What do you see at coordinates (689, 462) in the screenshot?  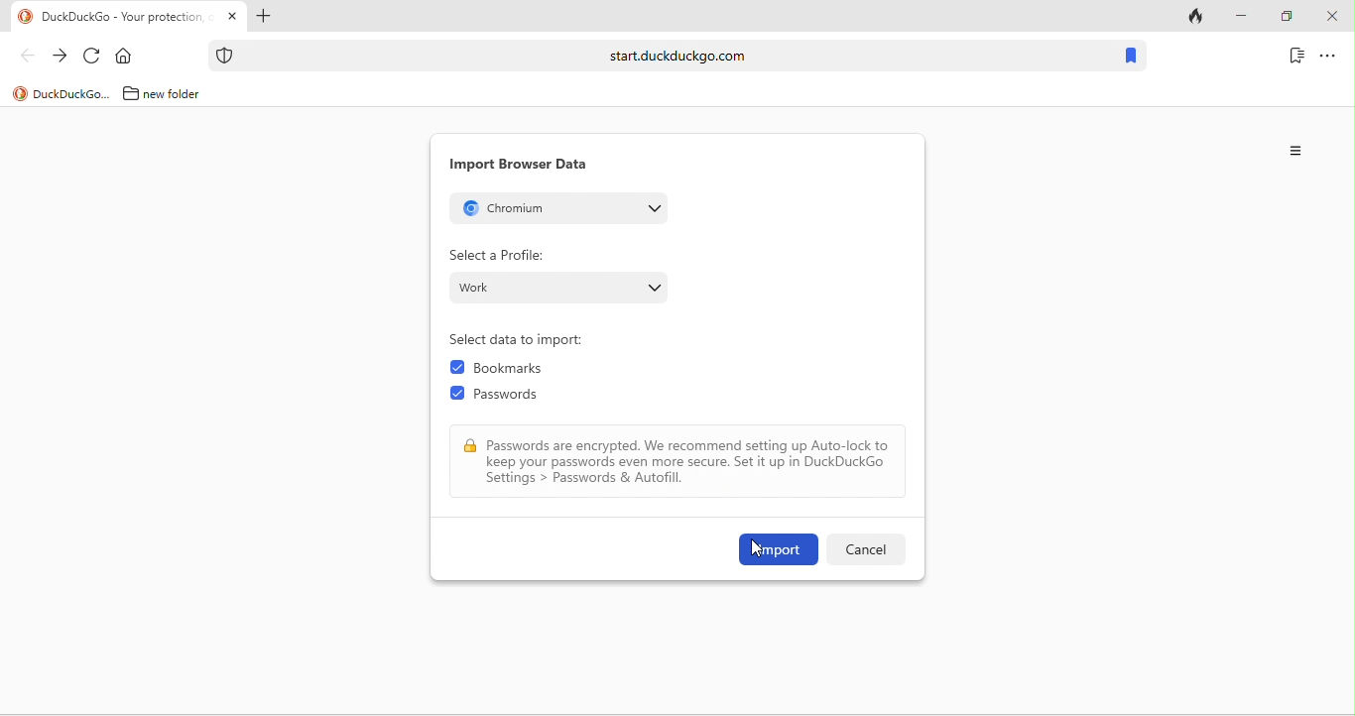 I see `Passwords are encrypted. We recommend setting up Auto-lock to keep your passwords even more secure. Set it up in DuckDuckGo Settings > Passwords & Autofill.` at bounding box center [689, 462].